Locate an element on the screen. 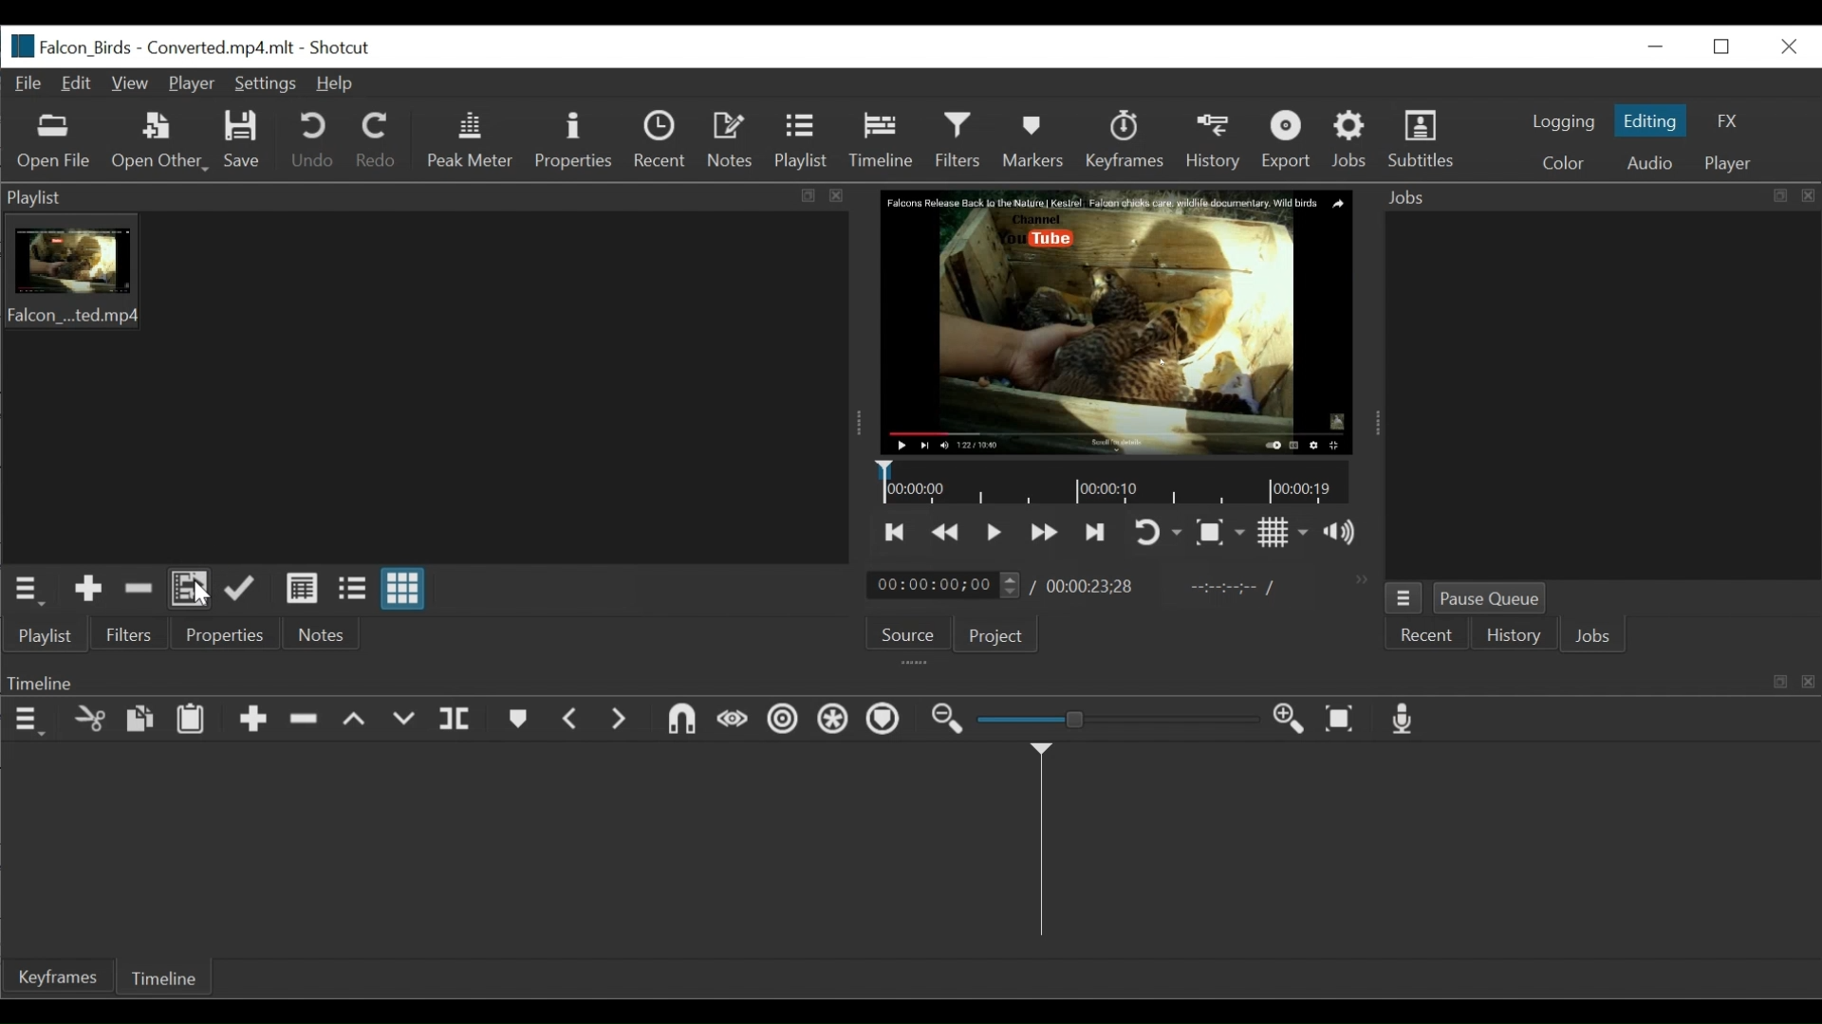  Pause Queue is located at coordinates (1499, 598).